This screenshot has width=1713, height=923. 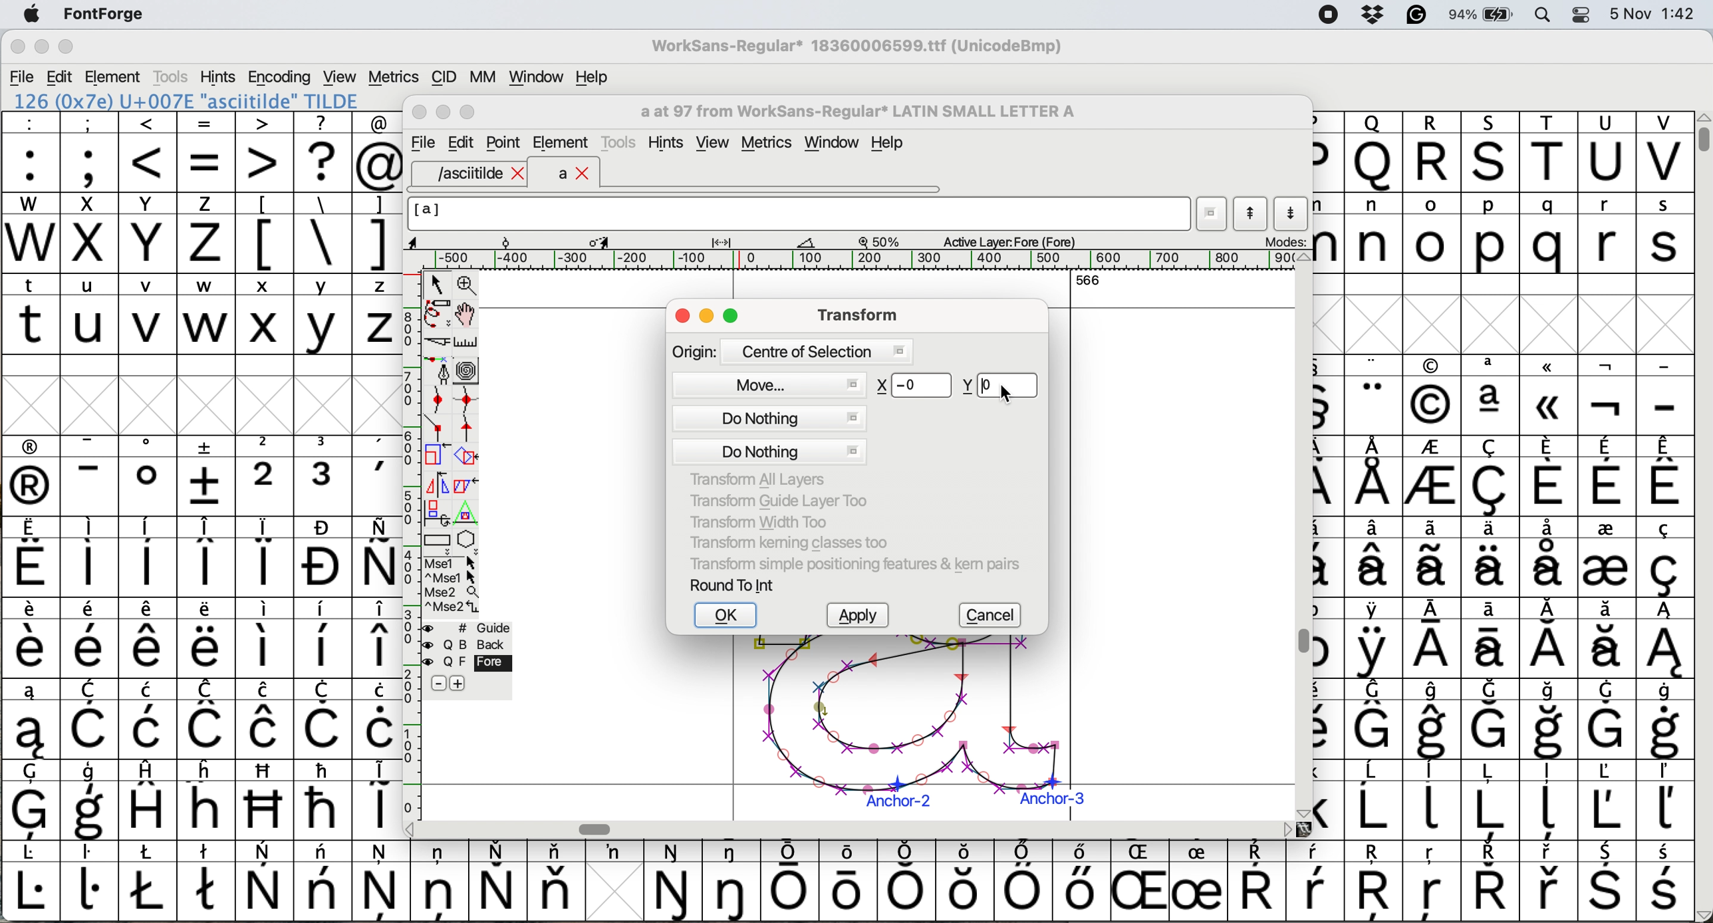 I want to click on symbol, so click(x=206, y=638).